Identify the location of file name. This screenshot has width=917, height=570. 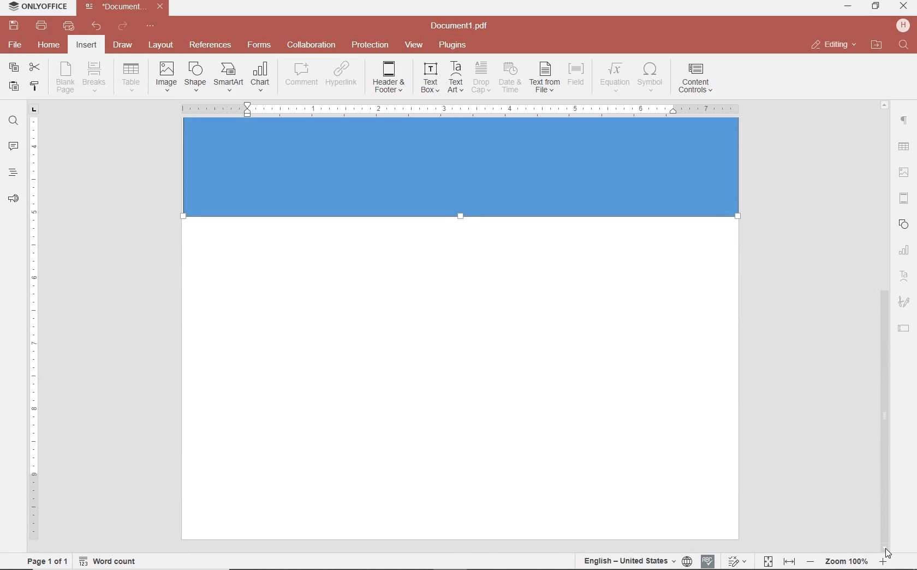
(127, 7).